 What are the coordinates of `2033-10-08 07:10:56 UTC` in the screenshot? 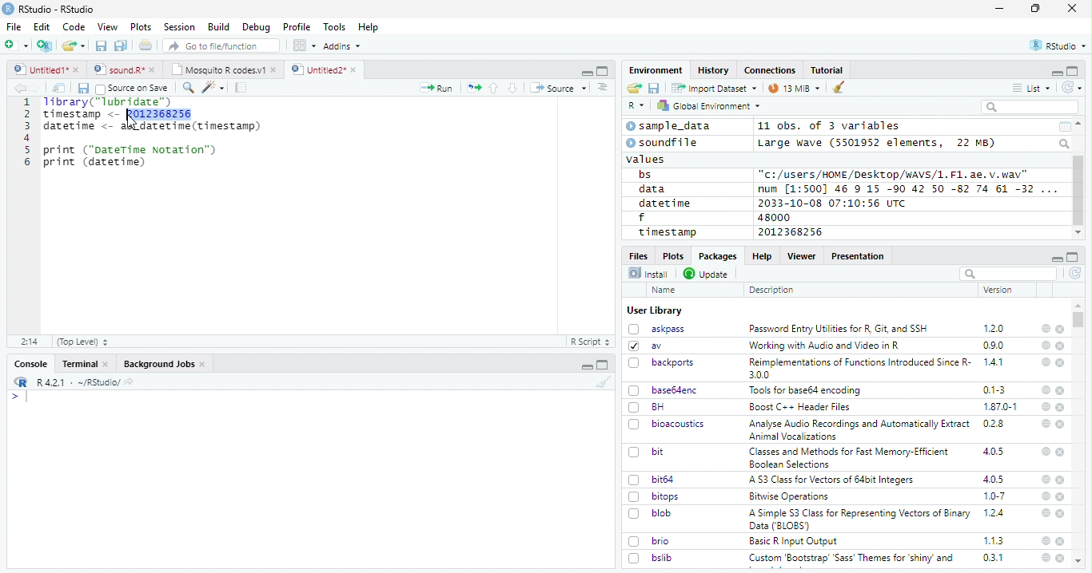 It's located at (833, 203).